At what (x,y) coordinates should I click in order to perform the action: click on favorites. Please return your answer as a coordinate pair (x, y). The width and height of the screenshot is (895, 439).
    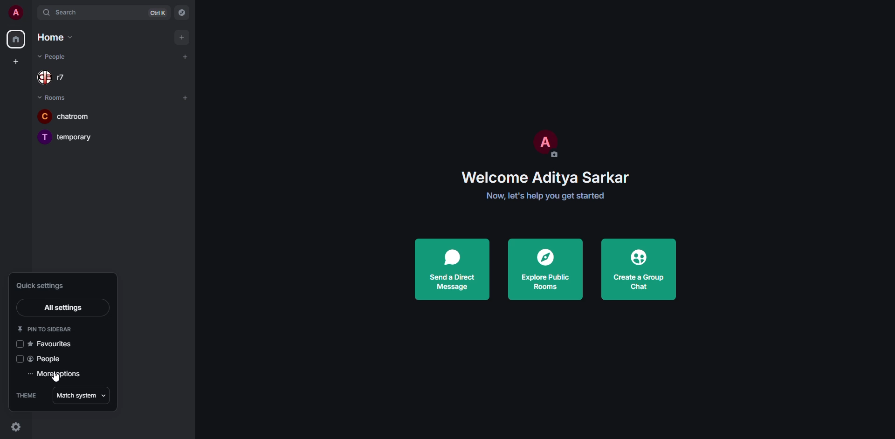
    Looking at the image, I should click on (53, 343).